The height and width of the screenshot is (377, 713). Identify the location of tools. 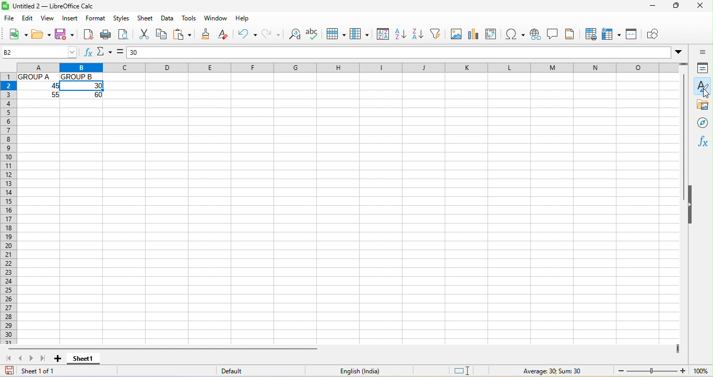
(191, 18).